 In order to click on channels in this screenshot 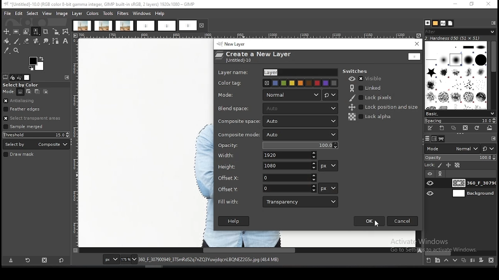, I will do `click(435, 139)`.